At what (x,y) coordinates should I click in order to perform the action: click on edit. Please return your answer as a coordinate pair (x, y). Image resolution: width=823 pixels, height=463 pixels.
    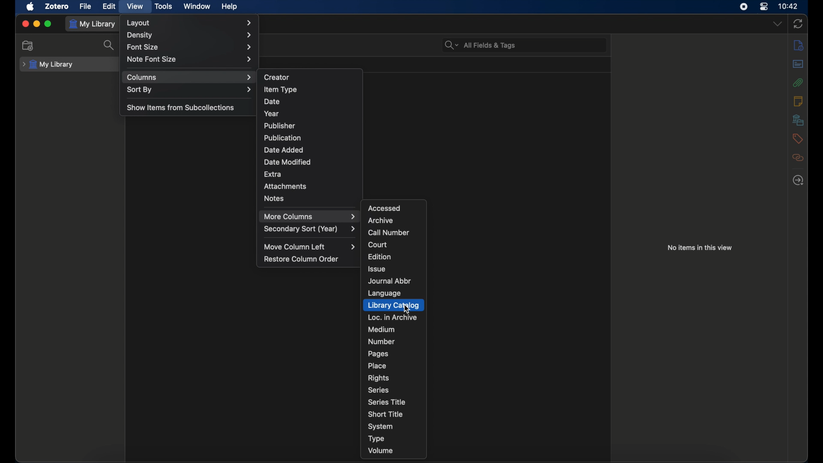
    Looking at the image, I should click on (108, 6).